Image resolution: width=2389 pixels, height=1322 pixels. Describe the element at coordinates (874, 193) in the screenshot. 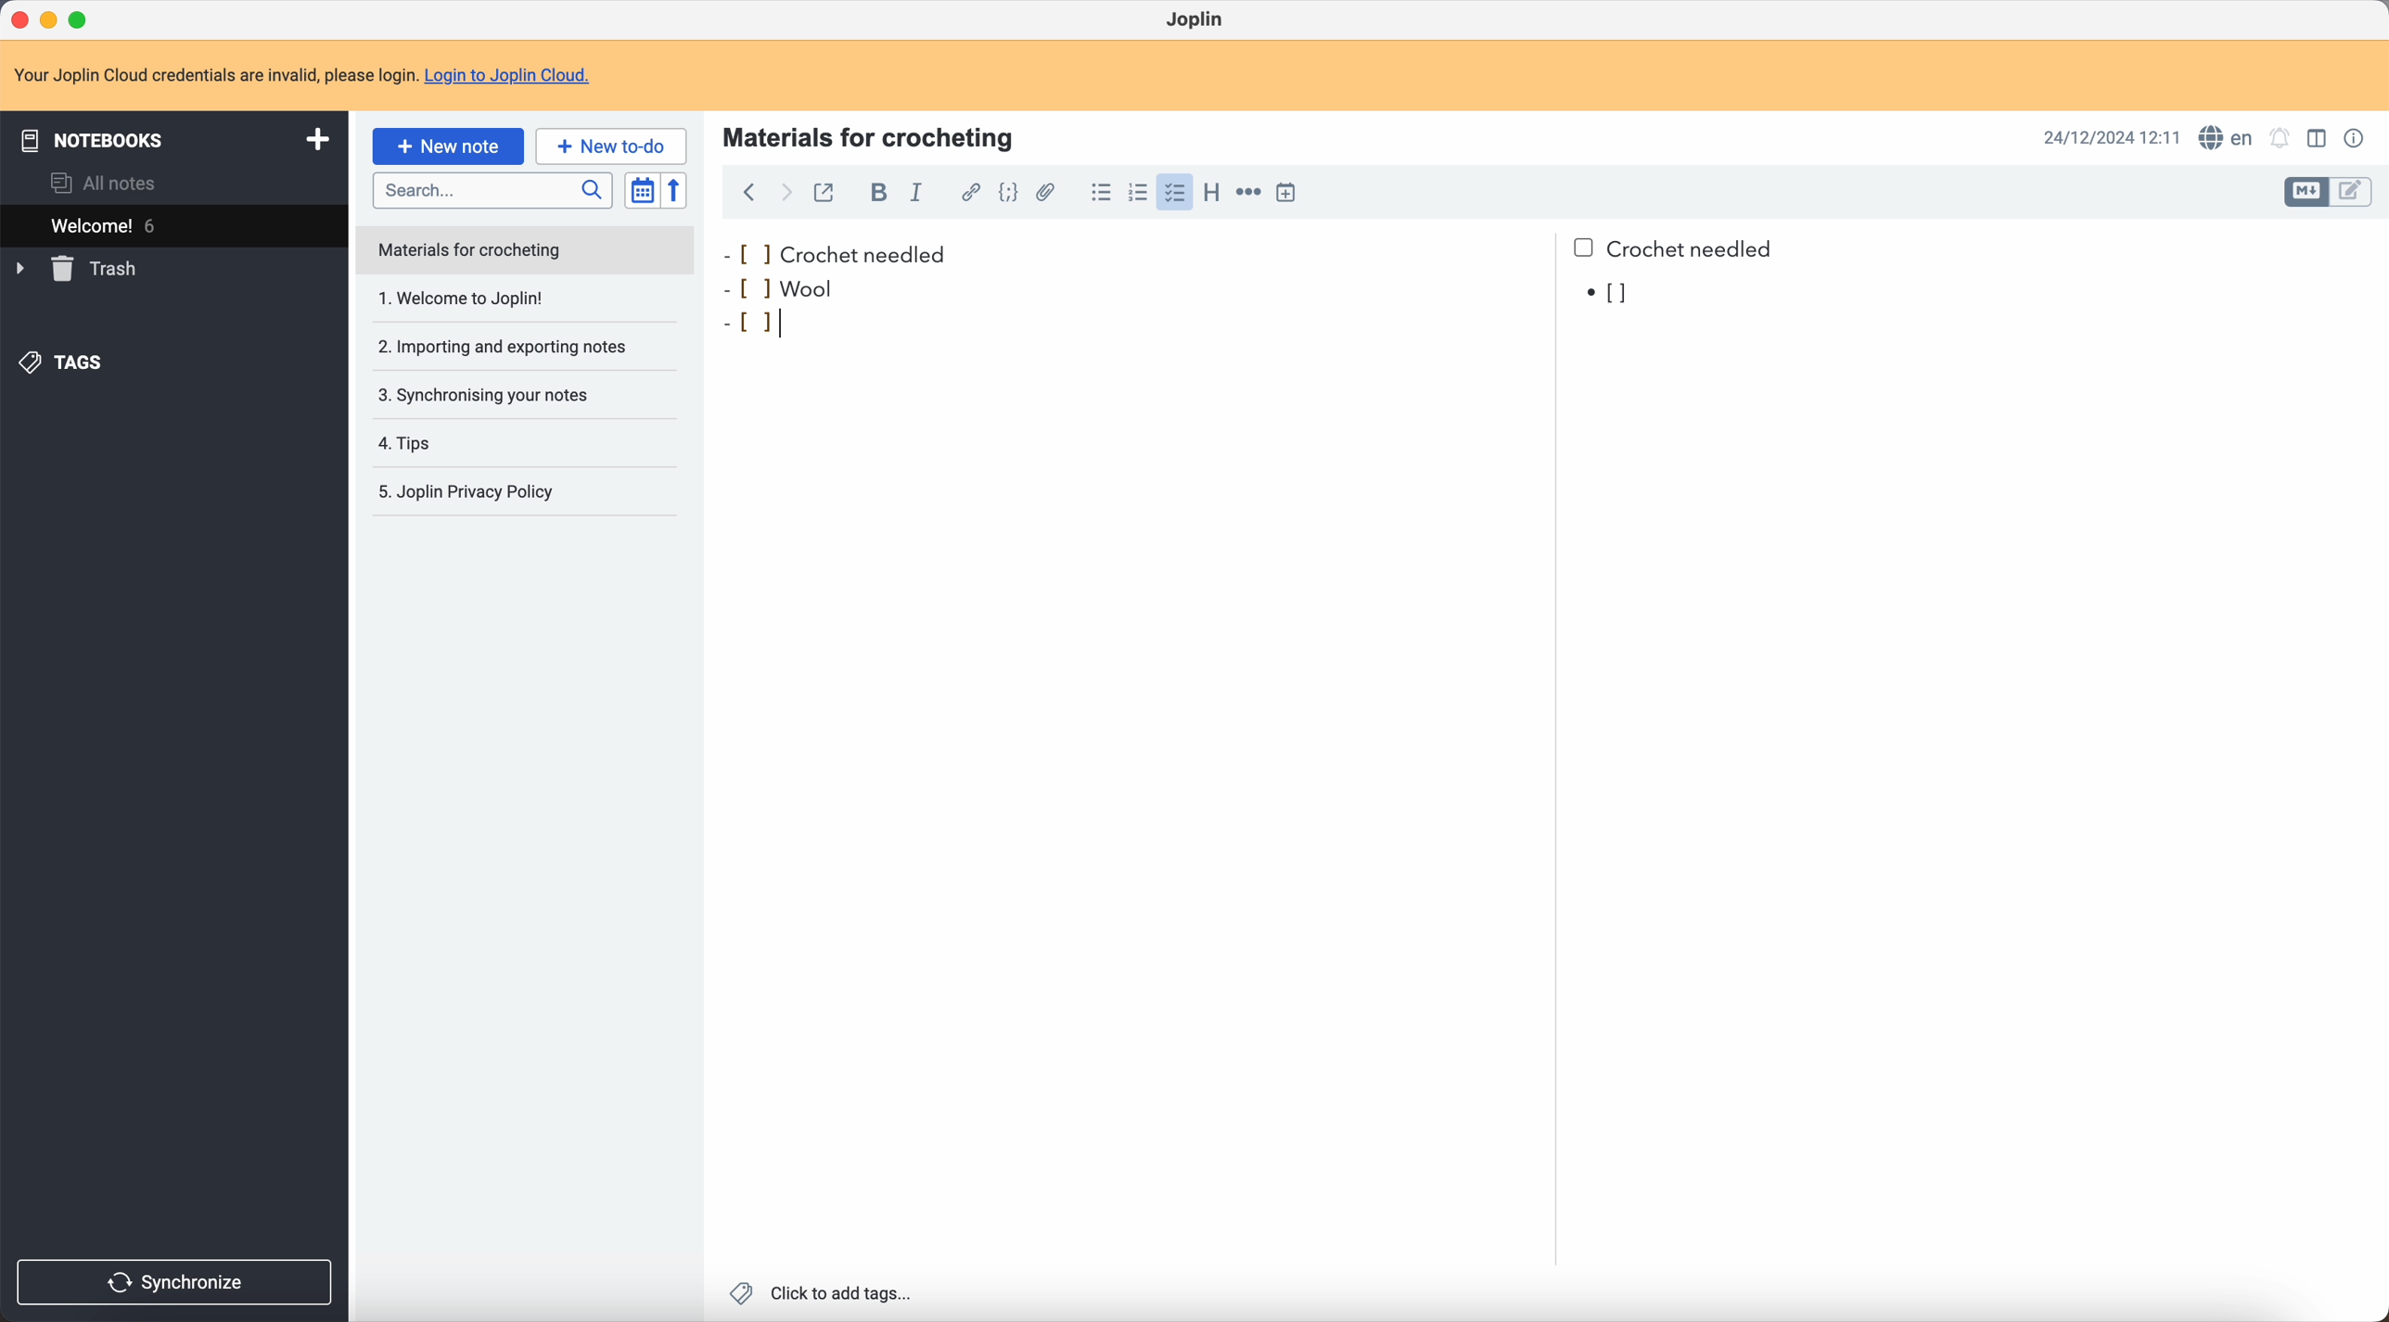

I see `bold` at that location.